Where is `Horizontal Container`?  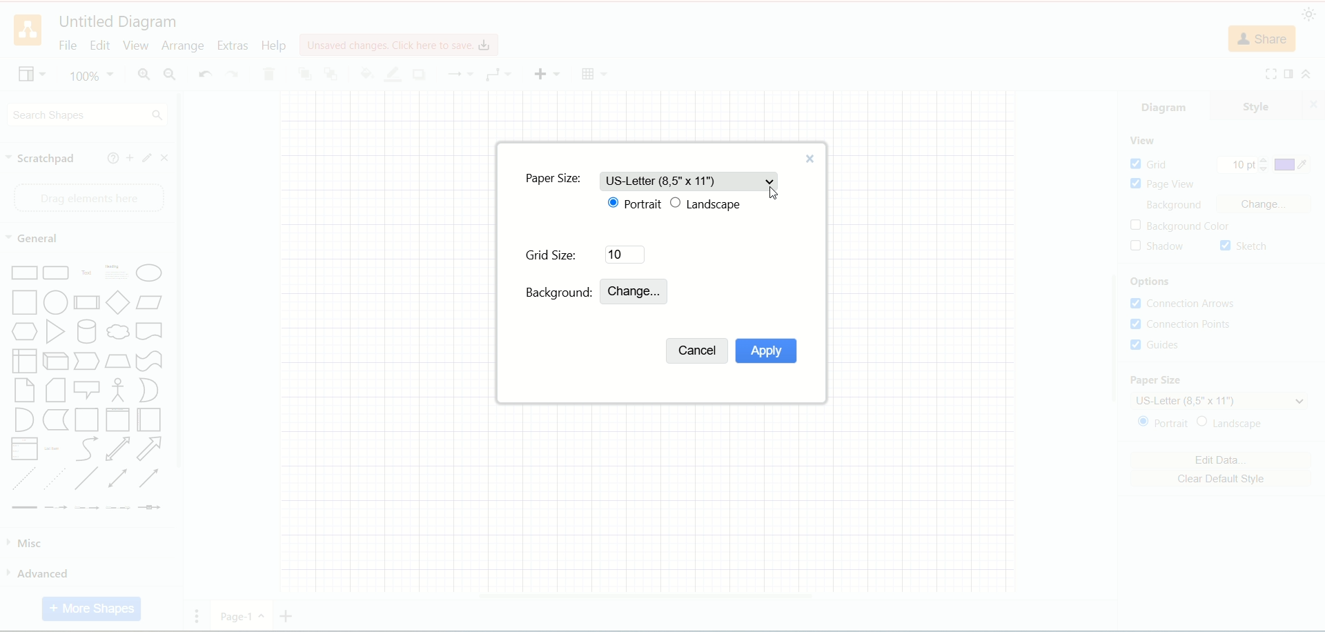 Horizontal Container is located at coordinates (149, 421).